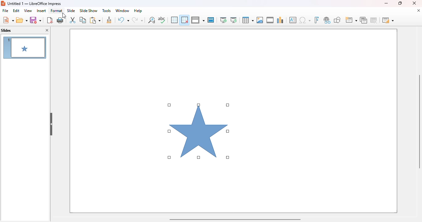 The height and width of the screenshot is (222, 422). Describe the element at coordinates (280, 20) in the screenshot. I see `insert chart` at that location.